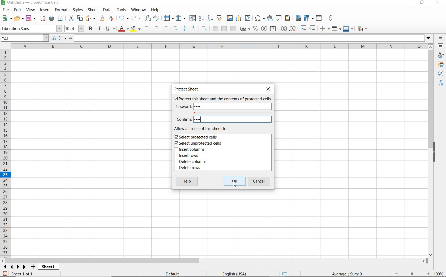 This screenshot has width=446, height=277. What do you see at coordinates (75, 29) in the screenshot?
I see `FONT SIZE` at bounding box center [75, 29].